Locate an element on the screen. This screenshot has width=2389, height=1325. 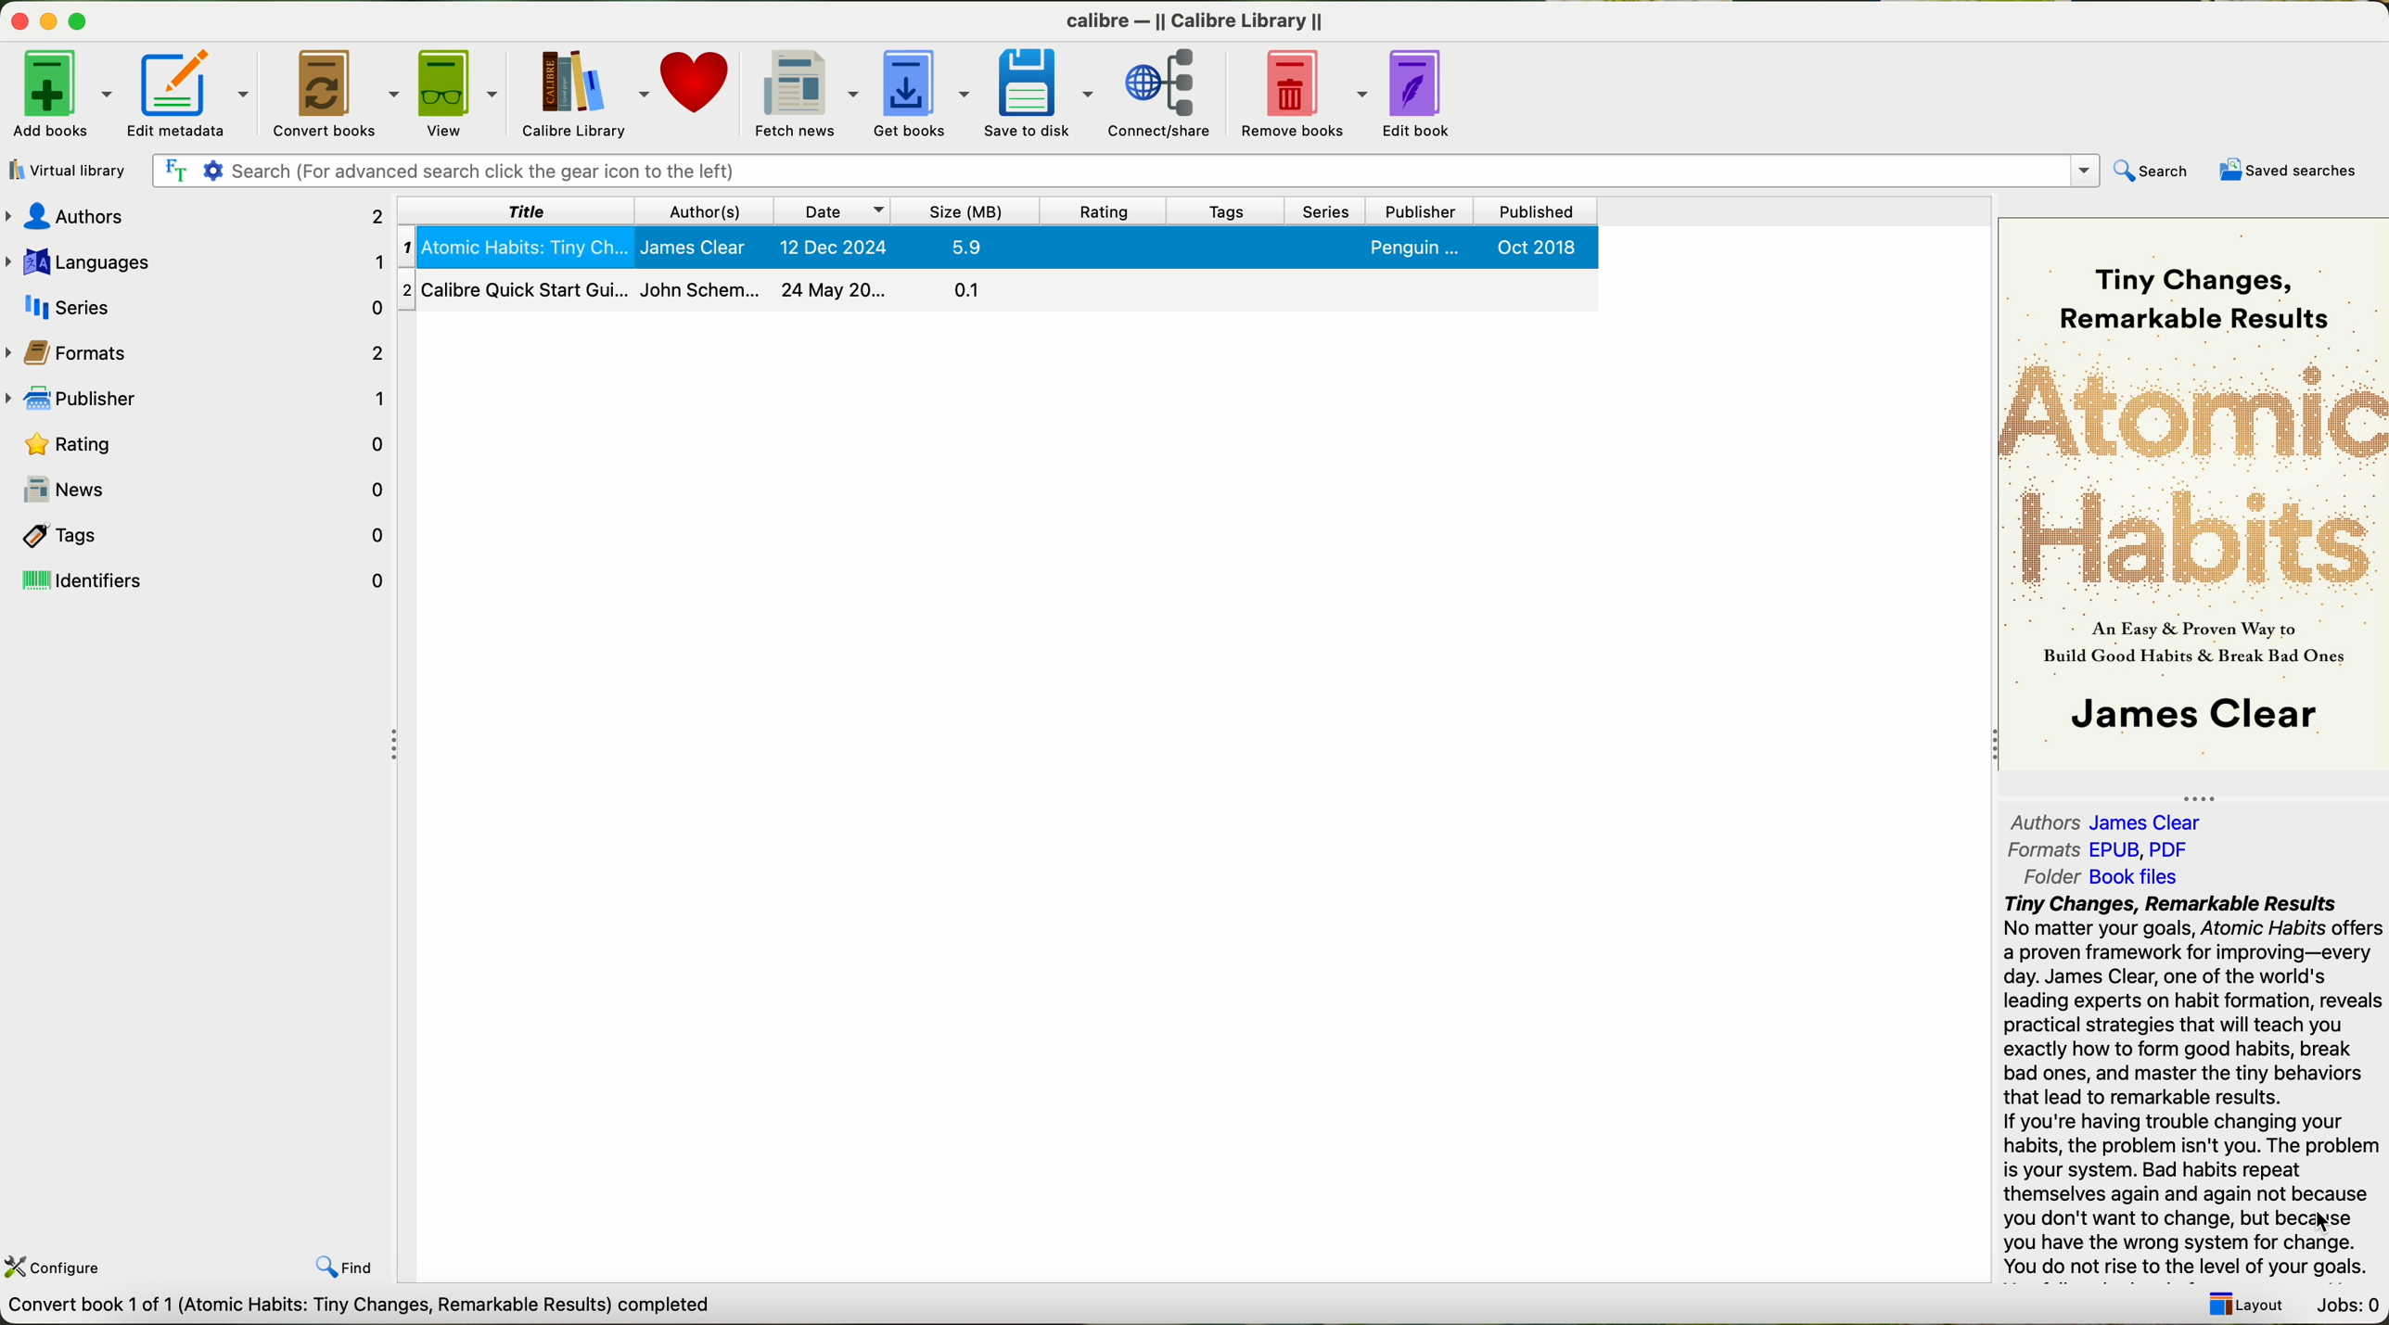
save to disk is located at coordinates (1041, 93).